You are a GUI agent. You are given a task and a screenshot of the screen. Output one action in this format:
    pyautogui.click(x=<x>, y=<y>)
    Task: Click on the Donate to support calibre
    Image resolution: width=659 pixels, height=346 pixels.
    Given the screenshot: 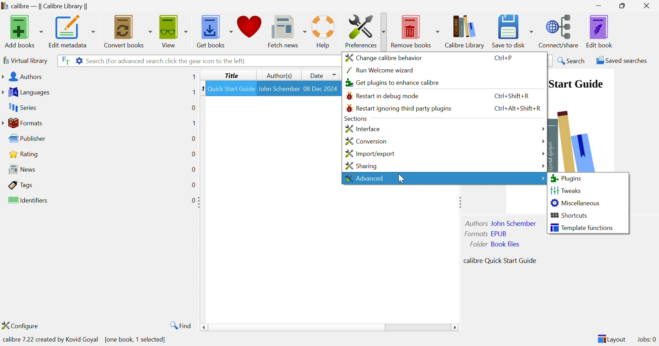 What is the action you would take?
    pyautogui.click(x=250, y=29)
    